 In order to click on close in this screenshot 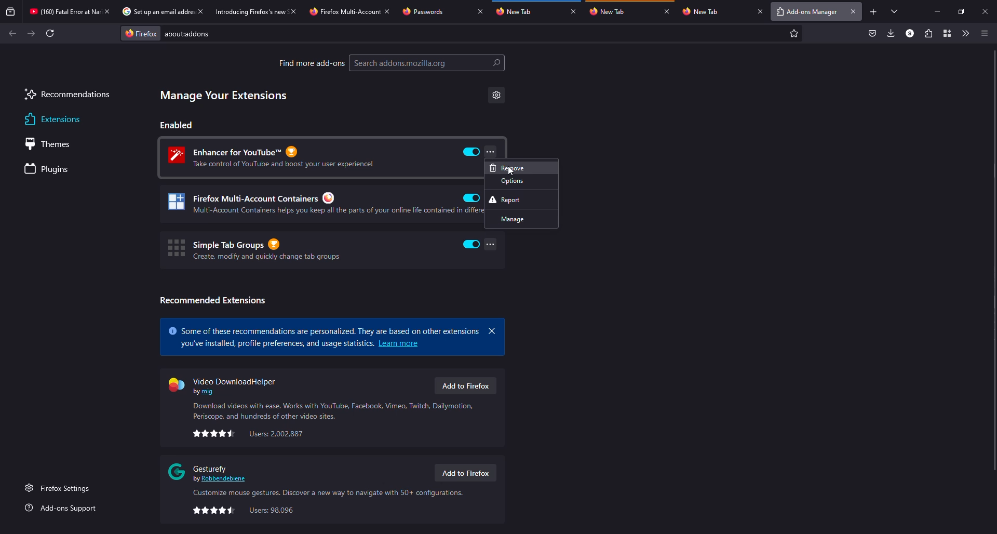, I will do `click(492, 331)`.